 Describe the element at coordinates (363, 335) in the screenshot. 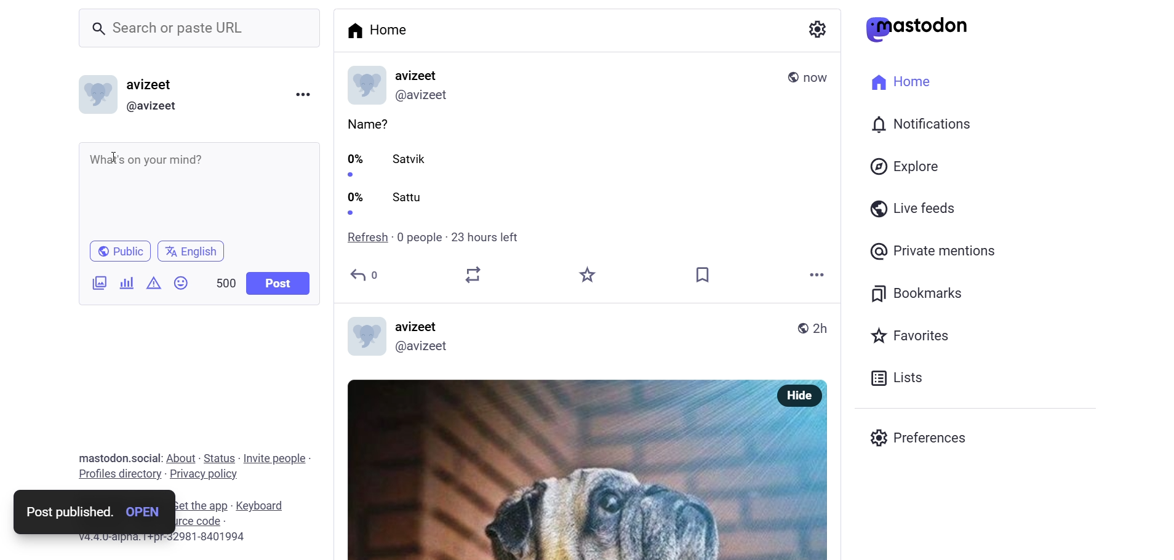

I see `profile picture` at that location.